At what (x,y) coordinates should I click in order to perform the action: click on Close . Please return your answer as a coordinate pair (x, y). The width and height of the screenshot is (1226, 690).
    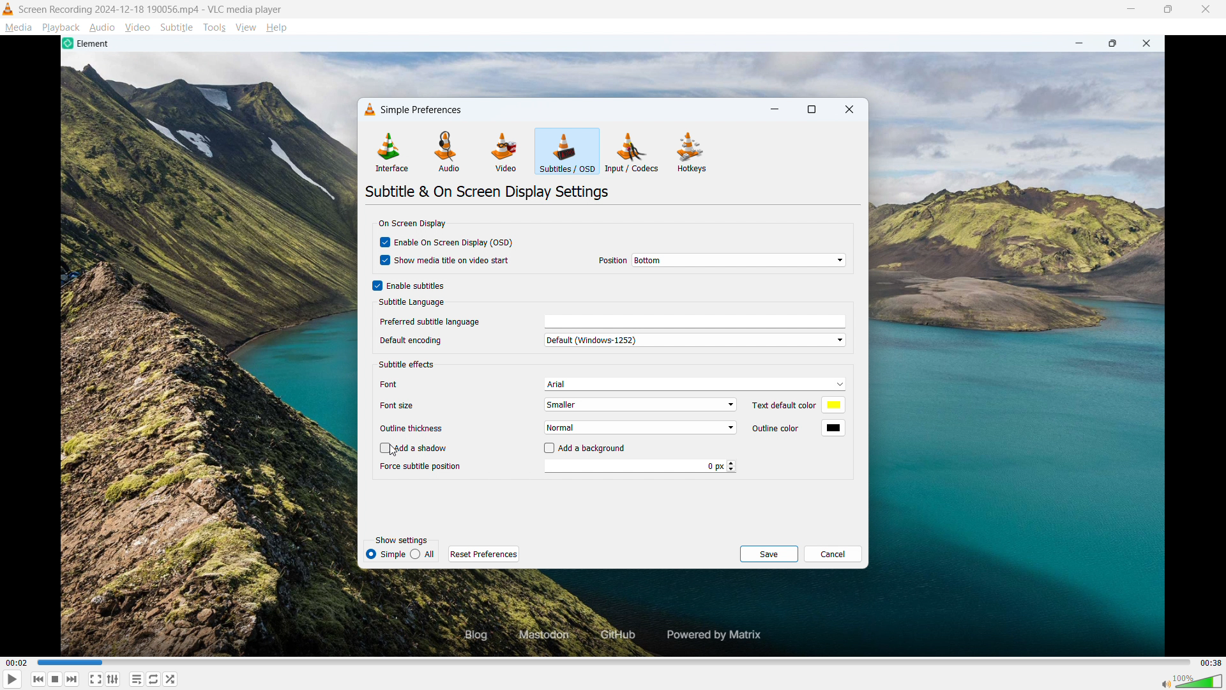
    Looking at the image, I should click on (1206, 9).